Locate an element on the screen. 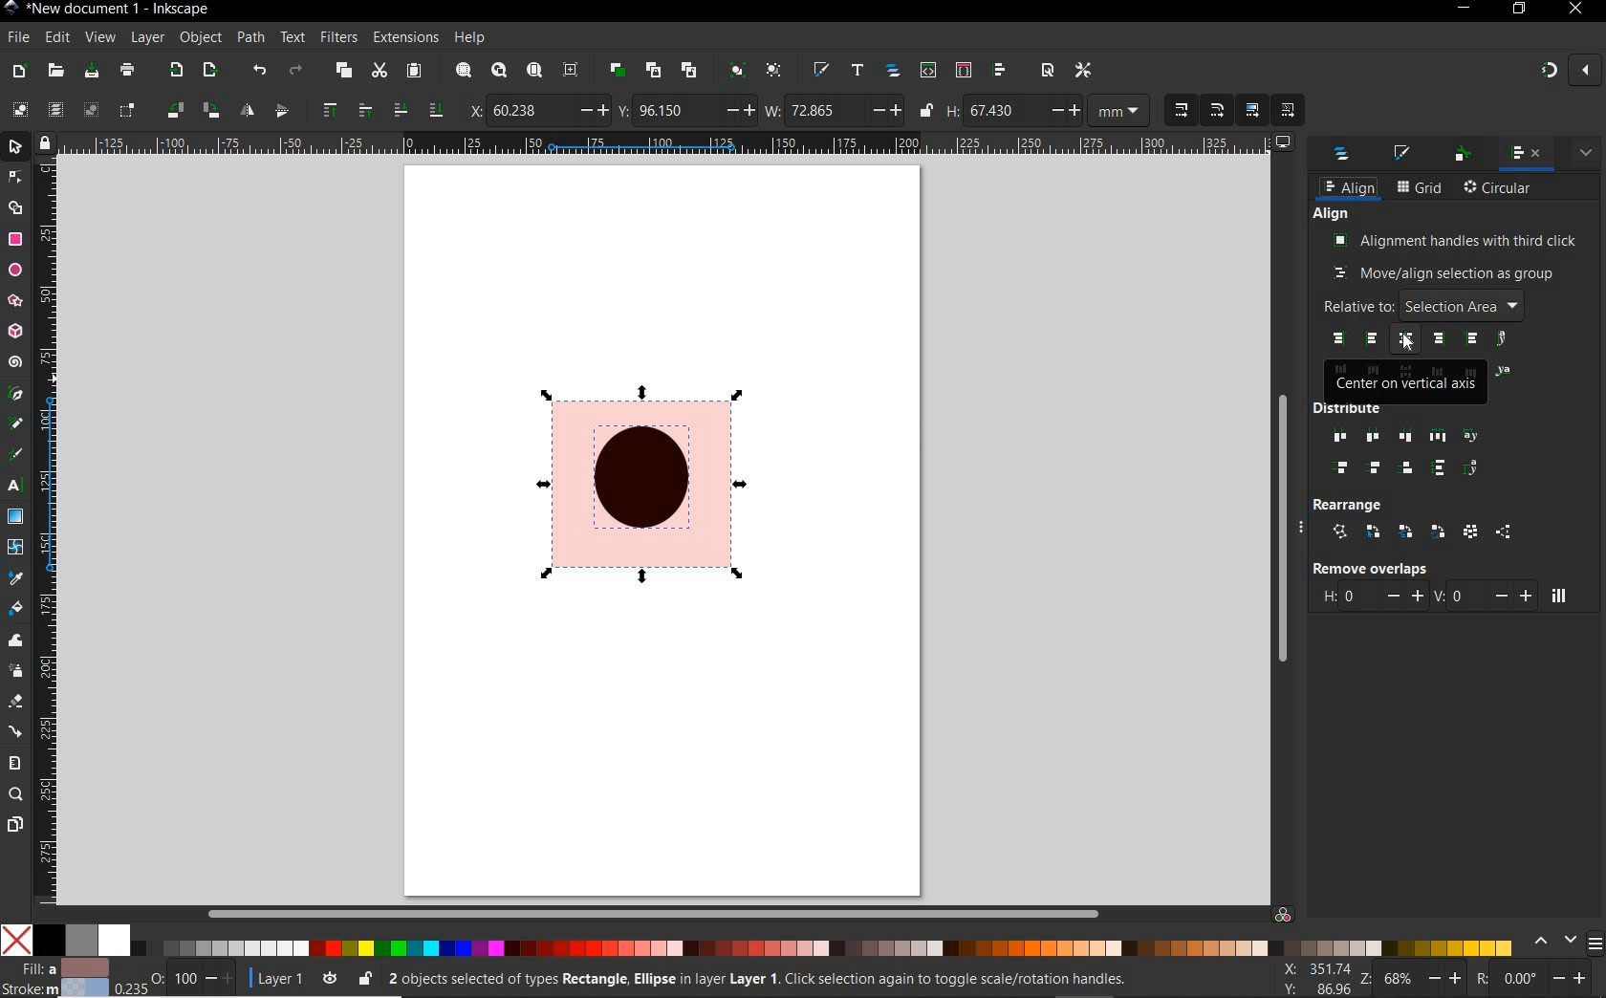  EVEN LEFT EDGES is located at coordinates (1335, 438).